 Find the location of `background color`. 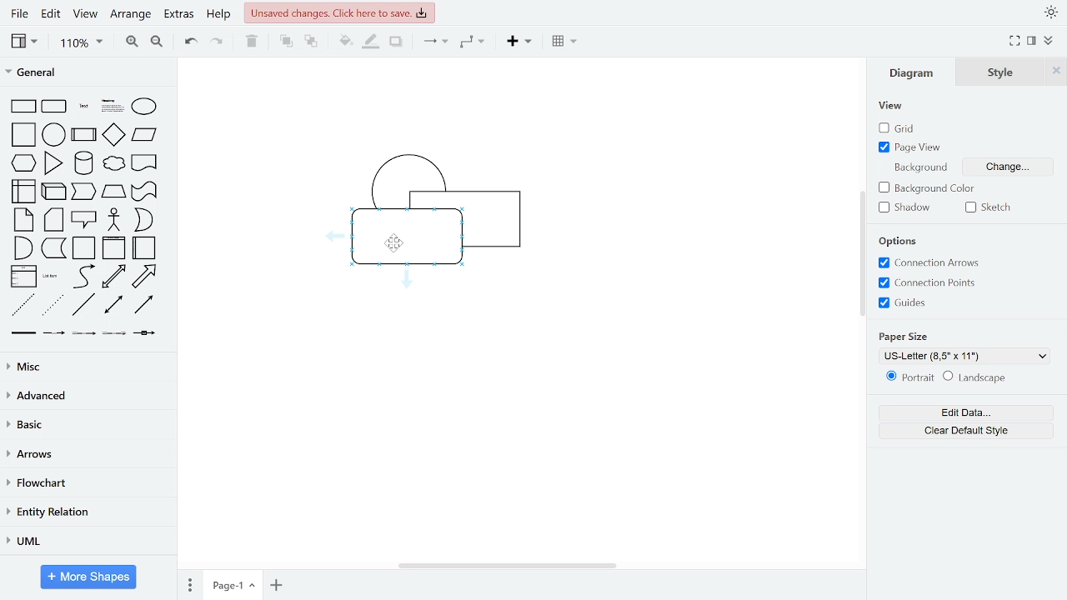

background color is located at coordinates (933, 188).